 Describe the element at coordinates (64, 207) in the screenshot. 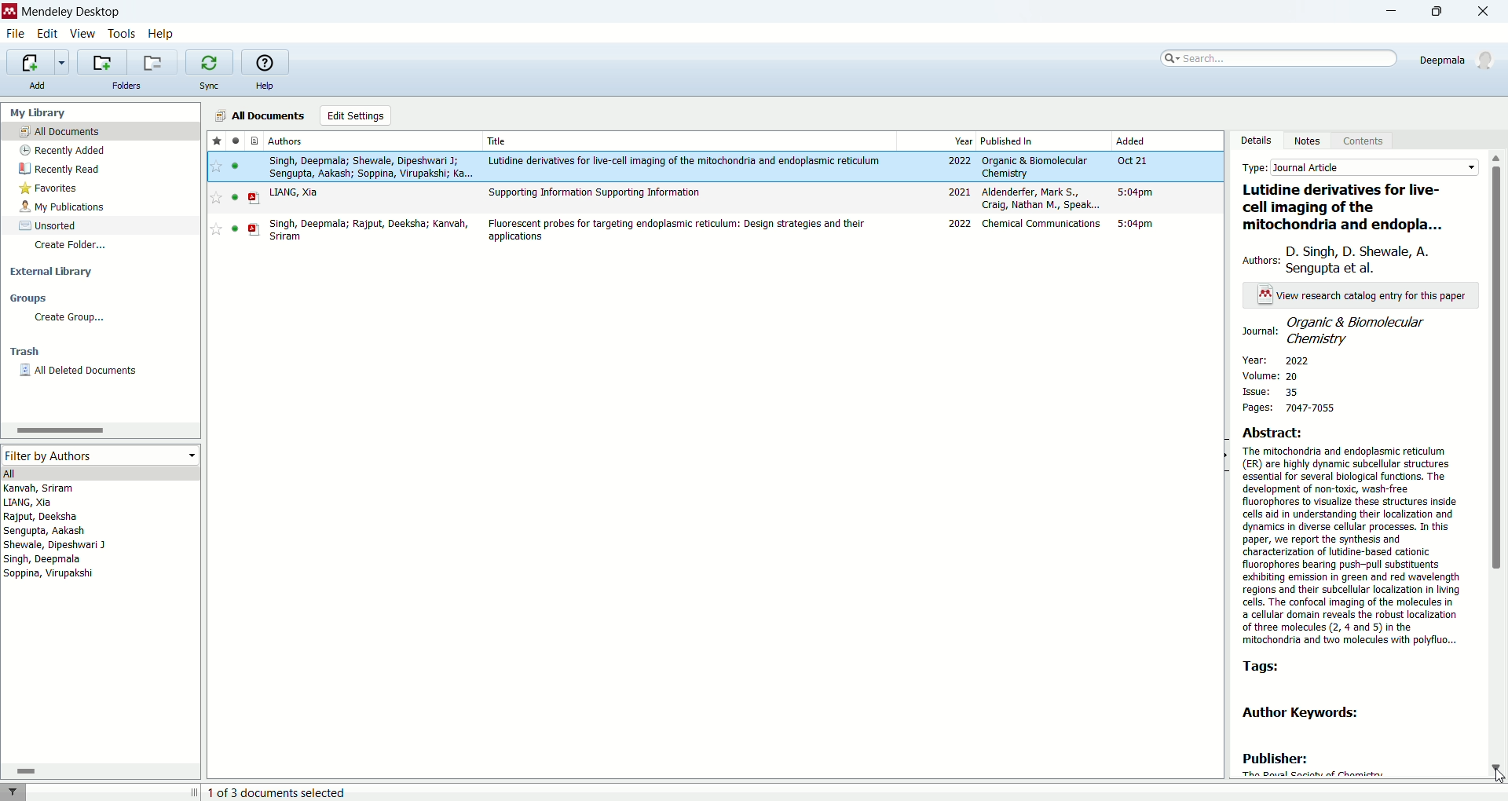

I see `my publications` at that location.